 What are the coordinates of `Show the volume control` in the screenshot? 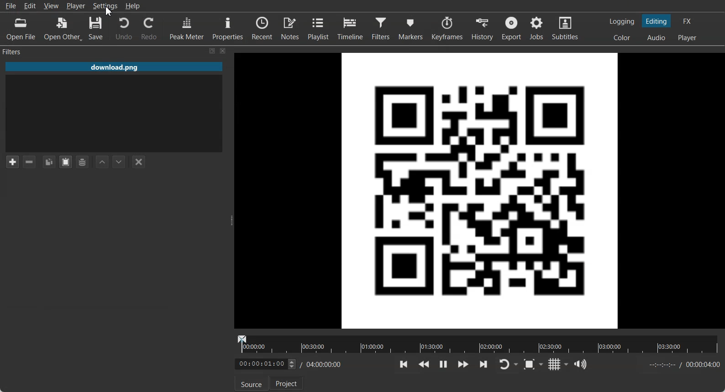 It's located at (582, 364).